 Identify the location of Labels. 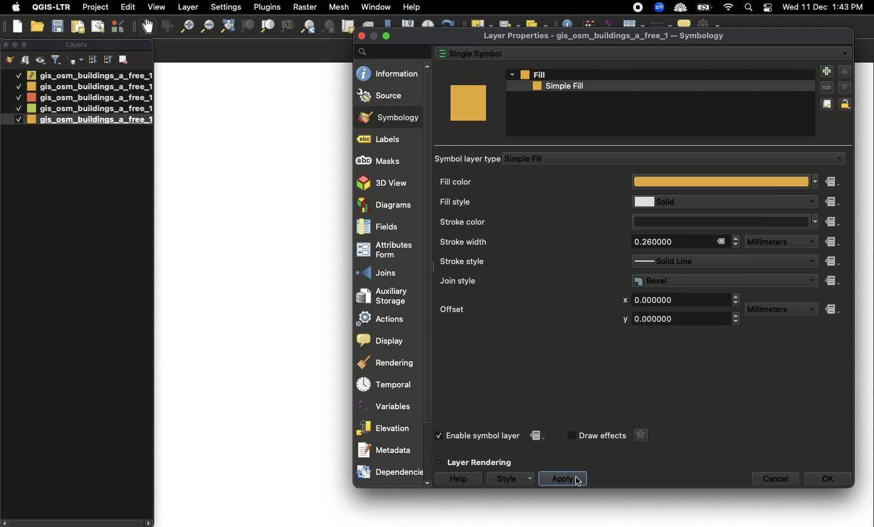
(387, 140).